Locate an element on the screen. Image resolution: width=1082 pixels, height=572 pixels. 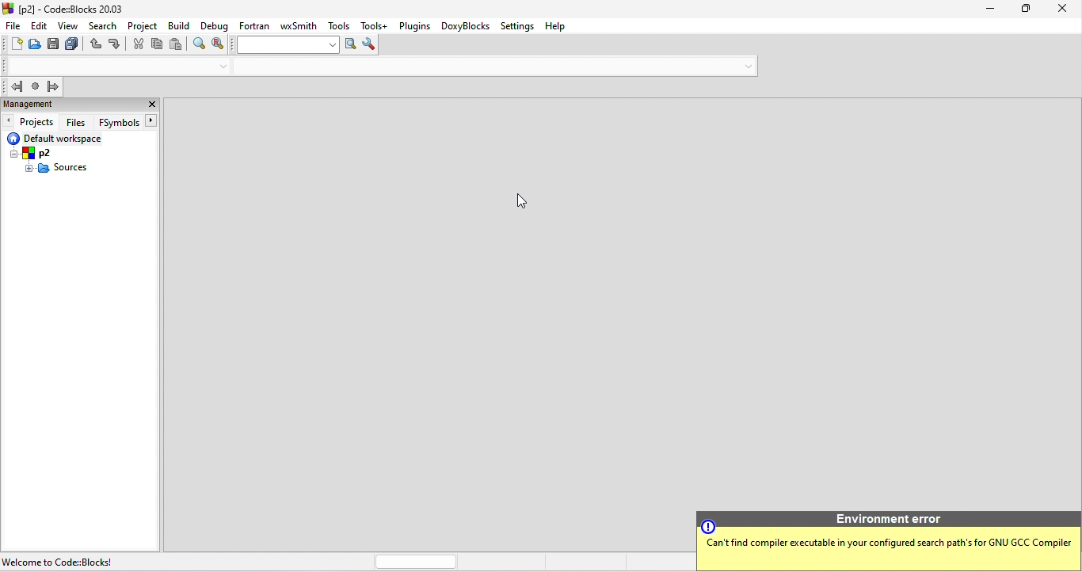
save everything is located at coordinates (75, 44).